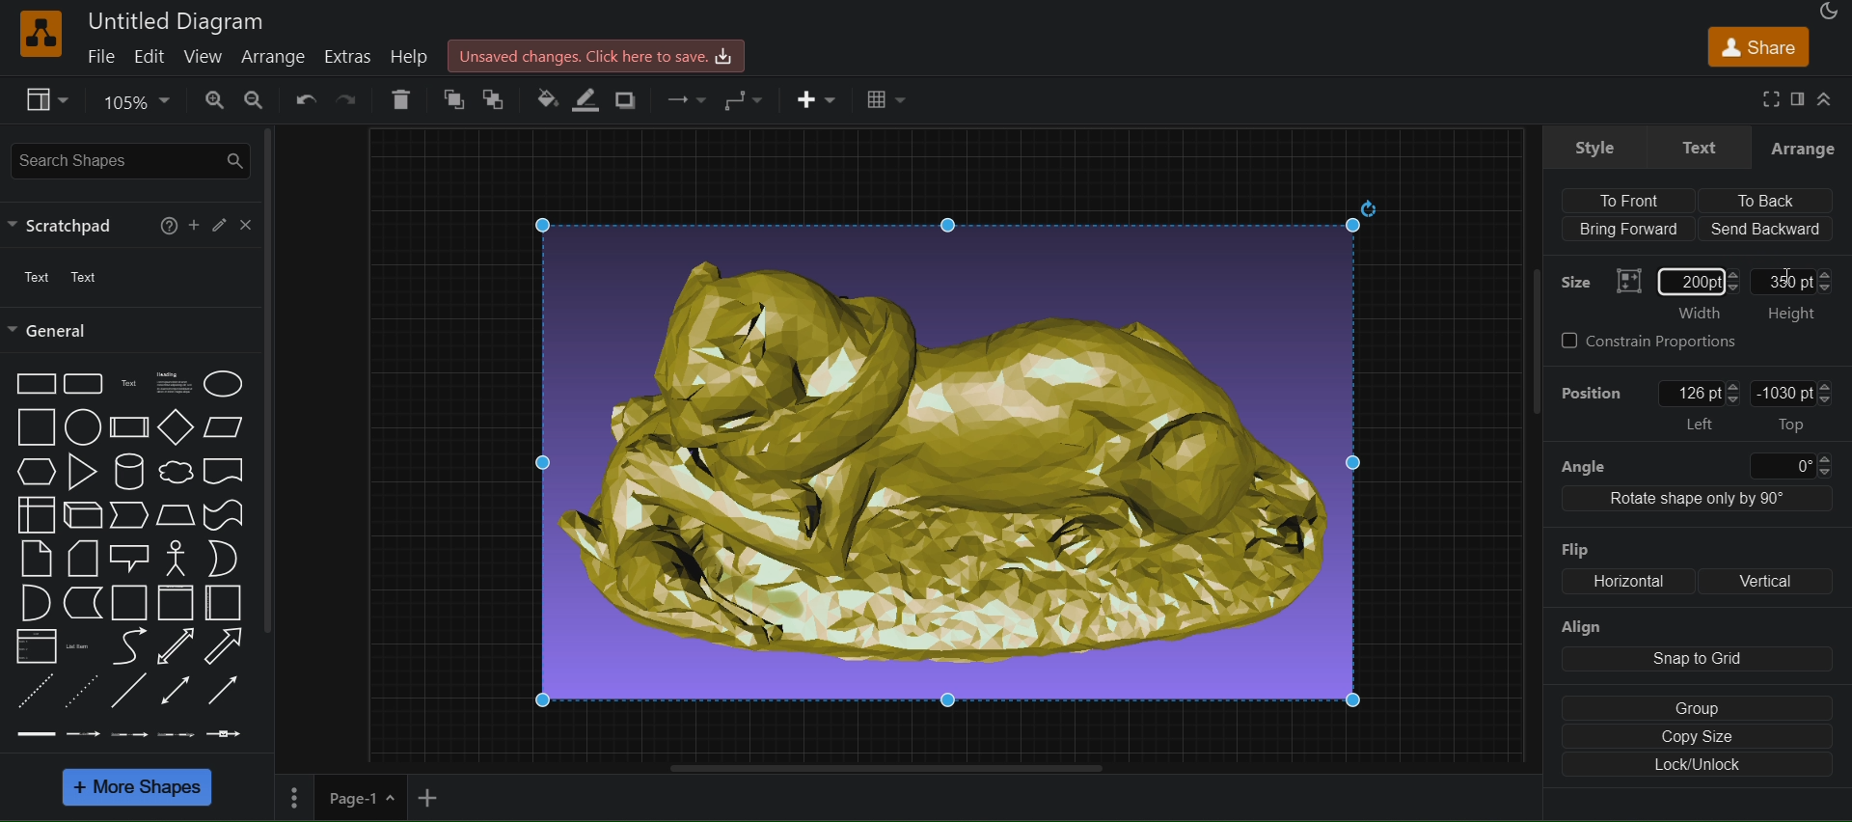 This screenshot has height=822, width=1852. What do you see at coordinates (588, 101) in the screenshot?
I see `line color` at bounding box center [588, 101].